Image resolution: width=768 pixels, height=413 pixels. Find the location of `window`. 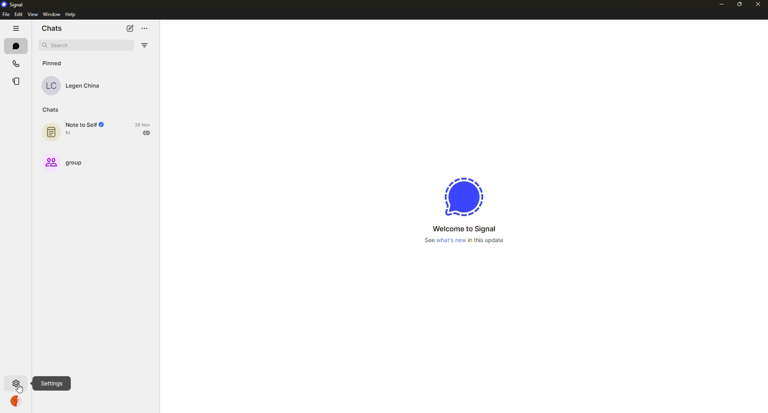

window is located at coordinates (53, 14).